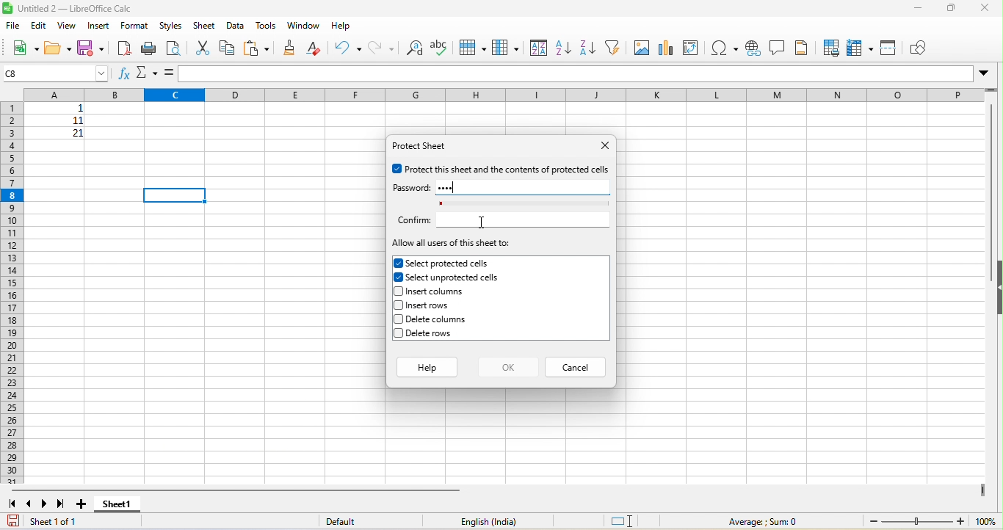  I want to click on split window, so click(889, 49).